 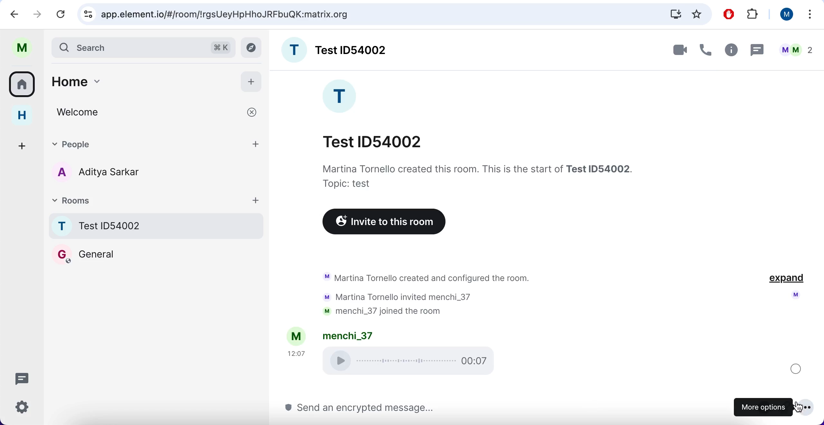 What do you see at coordinates (801, 409) in the screenshot?
I see `cursor` at bounding box center [801, 409].